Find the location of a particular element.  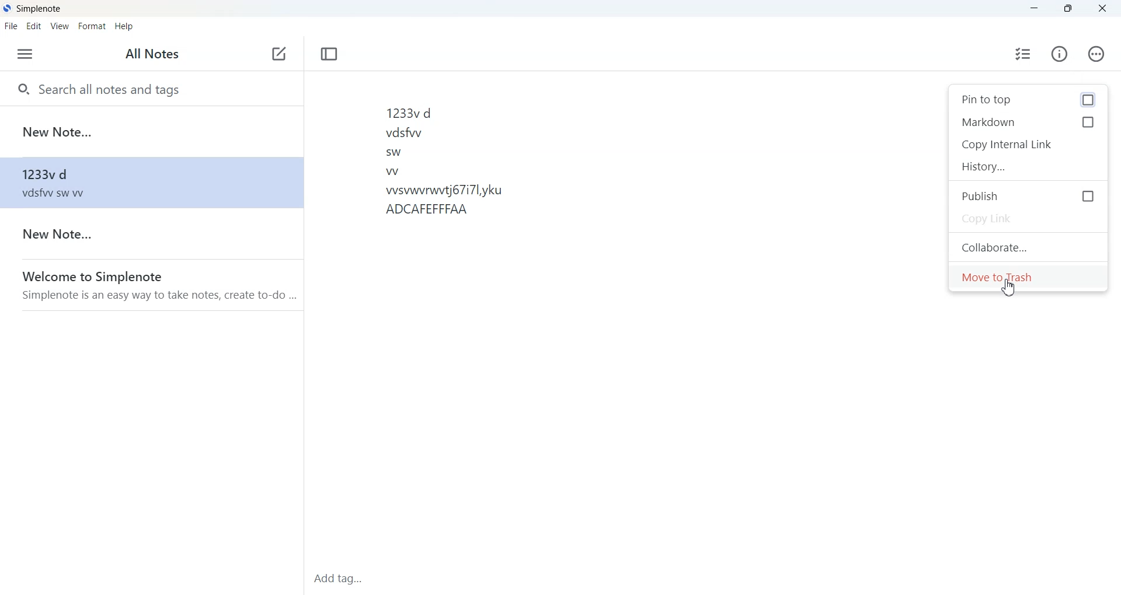

Cursor is located at coordinates (1009, 288).